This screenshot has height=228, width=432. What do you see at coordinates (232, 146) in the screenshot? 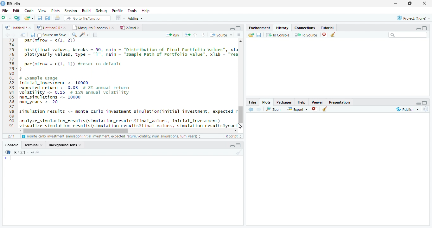
I see `Hide` at bounding box center [232, 146].